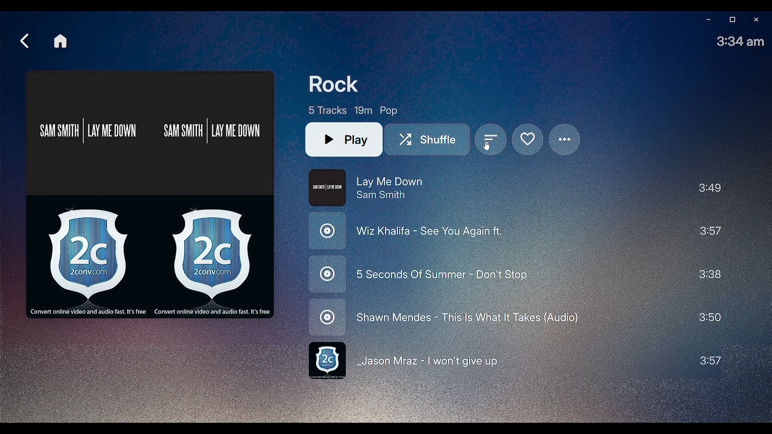 The height and width of the screenshot is (434, 772). What do you see at coordinates (353, 110) in the screenshot?
I see `Playlist details` at bounding box center [353, 110].